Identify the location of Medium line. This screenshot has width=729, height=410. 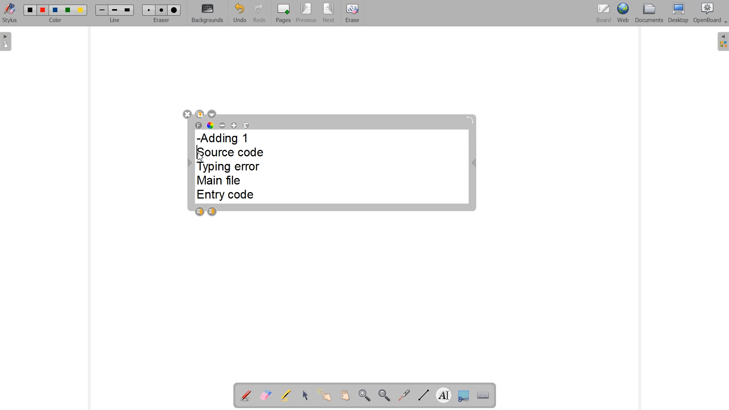
(115, 10).